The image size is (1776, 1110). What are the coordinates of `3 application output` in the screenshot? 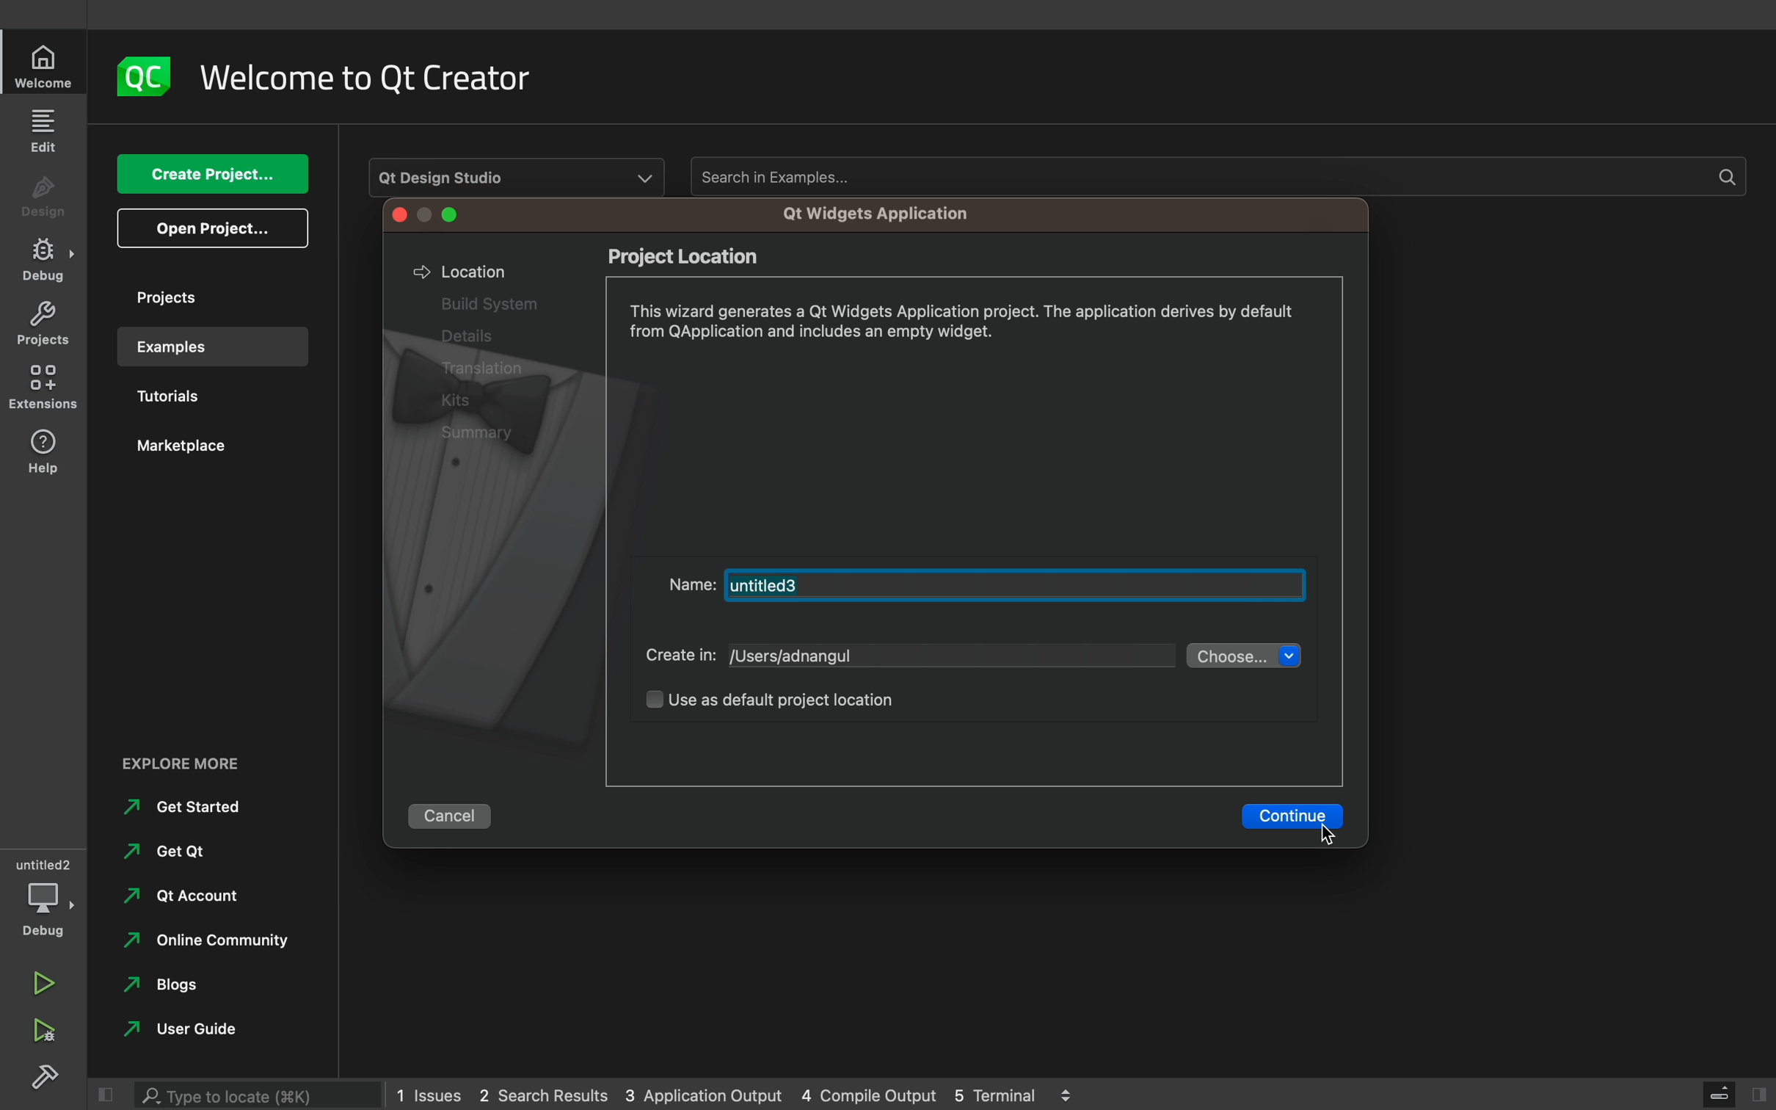 It's located at (703, 1096).